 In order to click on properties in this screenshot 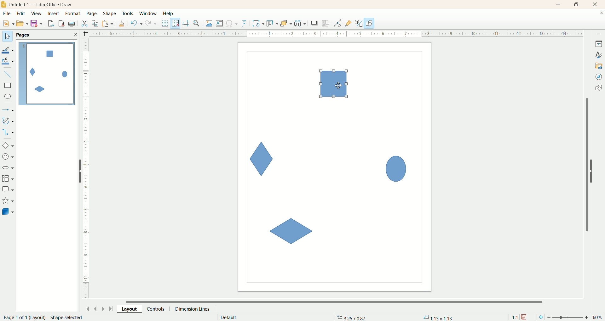, I will do `click(599, 44)`.